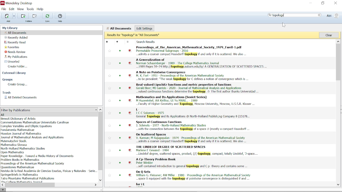 This screenshot has height=192, width=342. Describe the element at coordinates (47, 16) in the screenshot. I see `Sync` at that location.